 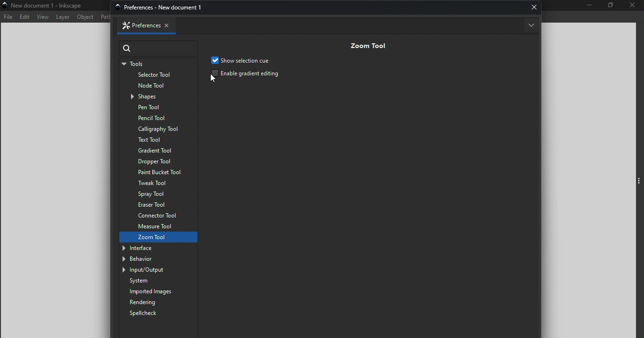 I want to click on Pen tool, so click(x=144, y=106).